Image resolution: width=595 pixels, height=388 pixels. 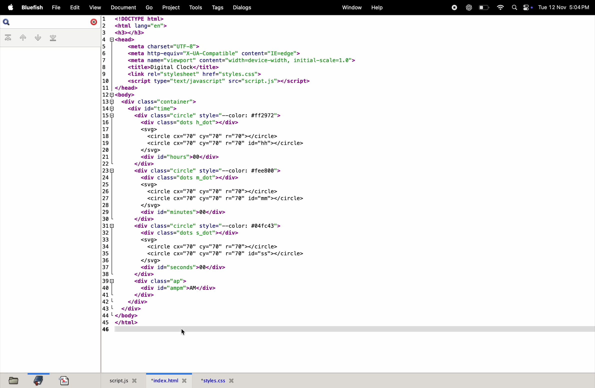 I want to click on project, so click(x=170, y=8).